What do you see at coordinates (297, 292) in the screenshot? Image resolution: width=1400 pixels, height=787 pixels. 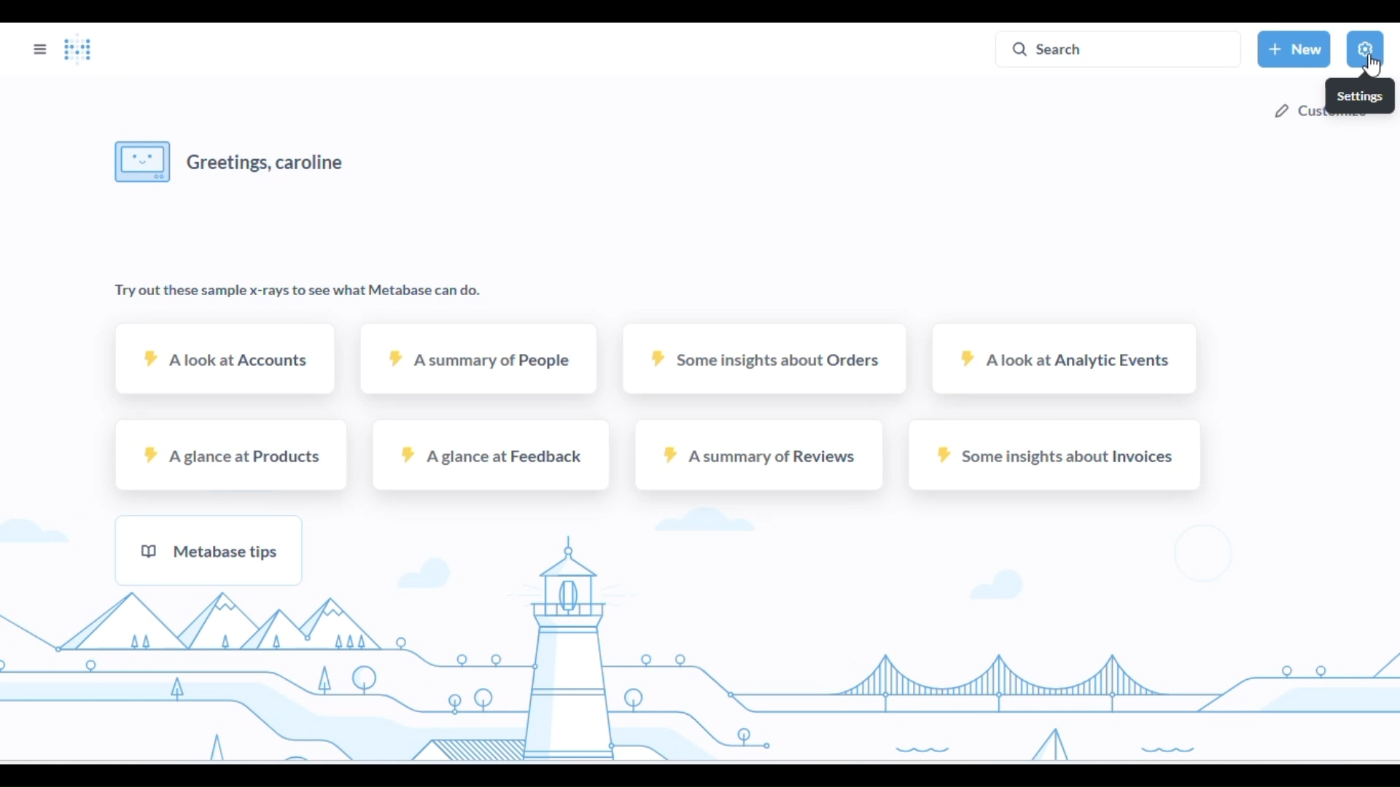 I see `try out these sample x-rays to see what metabase can do` at bounding box center [297, 292].